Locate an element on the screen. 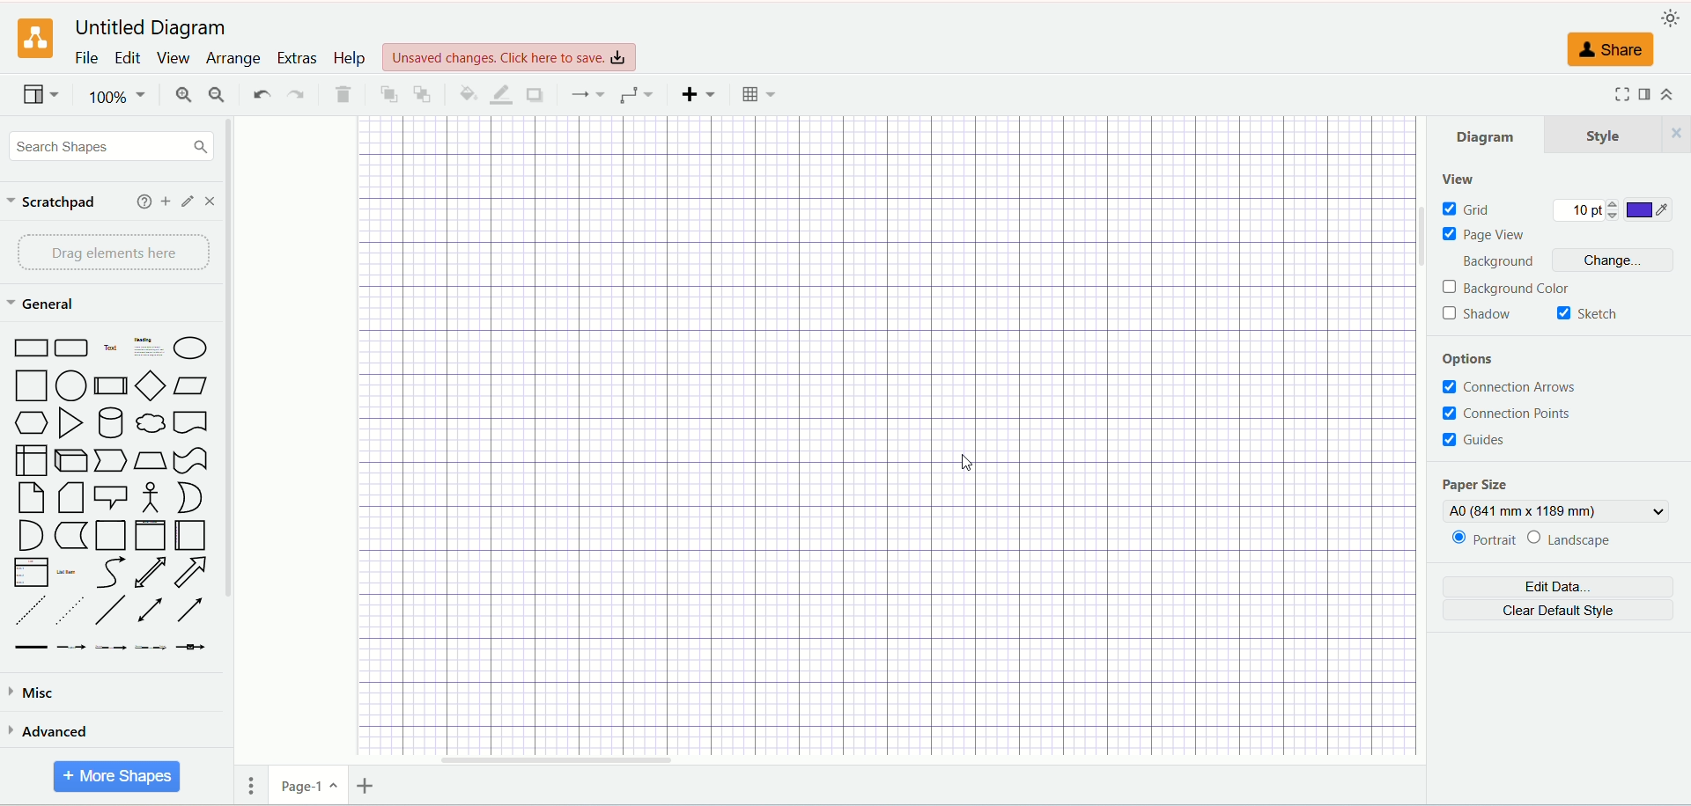  grid is located at coordinates (1467, 209).